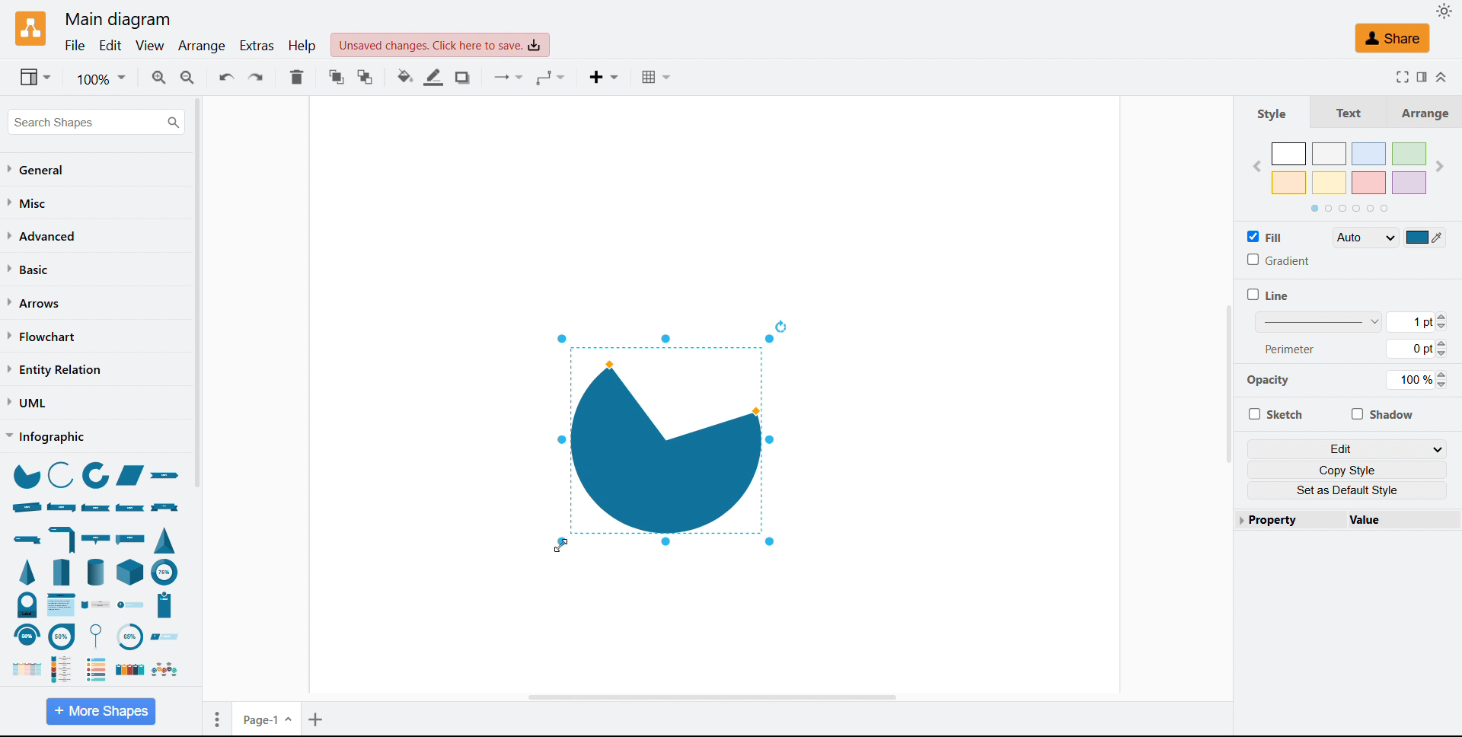 The width and height of the screenshot is (1462, 737). I want to click on pyramid step, so click(63, 571).